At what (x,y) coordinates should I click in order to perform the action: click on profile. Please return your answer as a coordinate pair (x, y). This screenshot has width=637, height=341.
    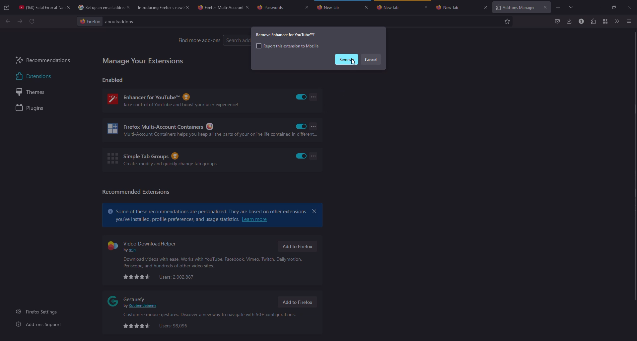
    Looking at the image, I should click on (581, 21).